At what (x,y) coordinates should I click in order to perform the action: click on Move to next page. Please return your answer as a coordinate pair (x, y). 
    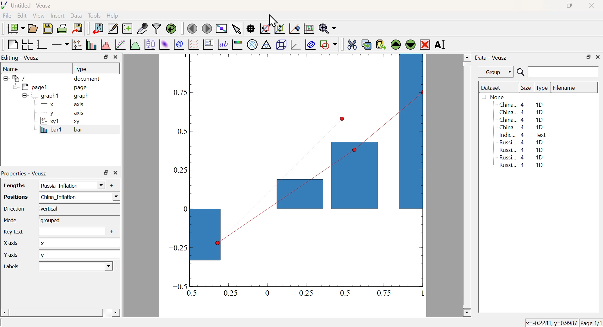
    Looking at the image, I should click on (207, 29).